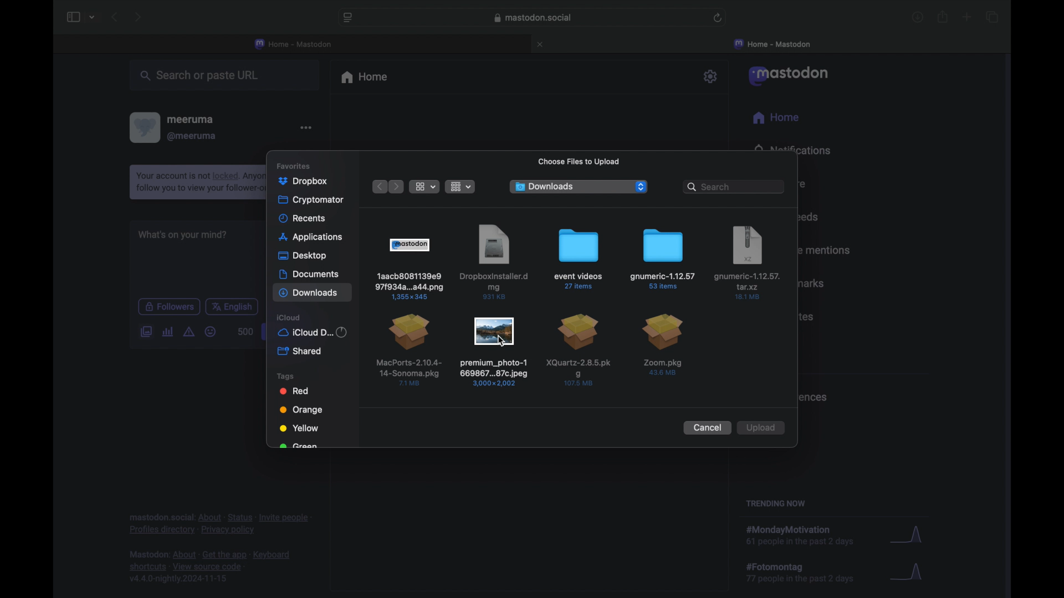 The height and width of the screenshot is (598, 1064). Describe the element at coordinates (775, 117) in the screenshot. I see `home` at that location.